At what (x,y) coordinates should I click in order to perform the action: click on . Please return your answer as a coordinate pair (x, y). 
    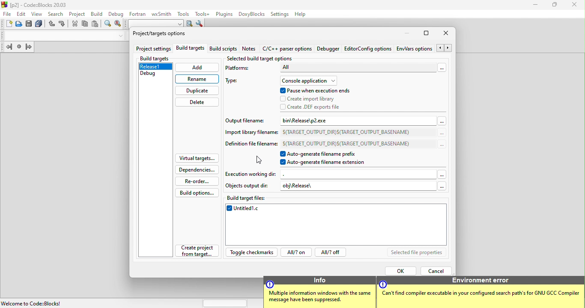
    Looking at the image, I should click on (481, 295).